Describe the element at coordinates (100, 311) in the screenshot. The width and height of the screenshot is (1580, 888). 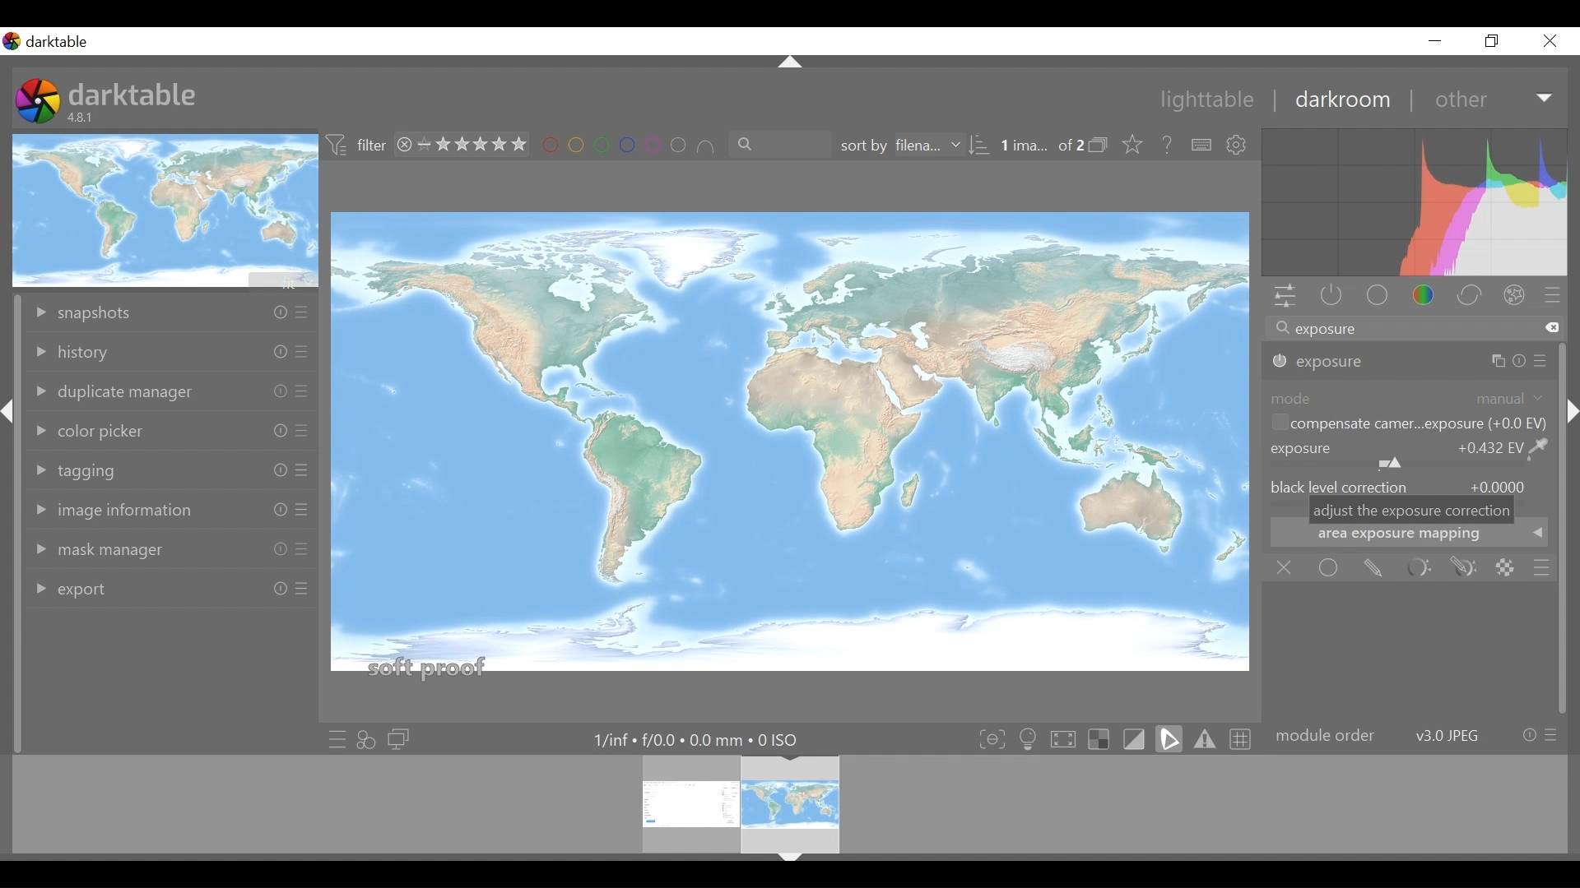
I see `snapshots` at that location.